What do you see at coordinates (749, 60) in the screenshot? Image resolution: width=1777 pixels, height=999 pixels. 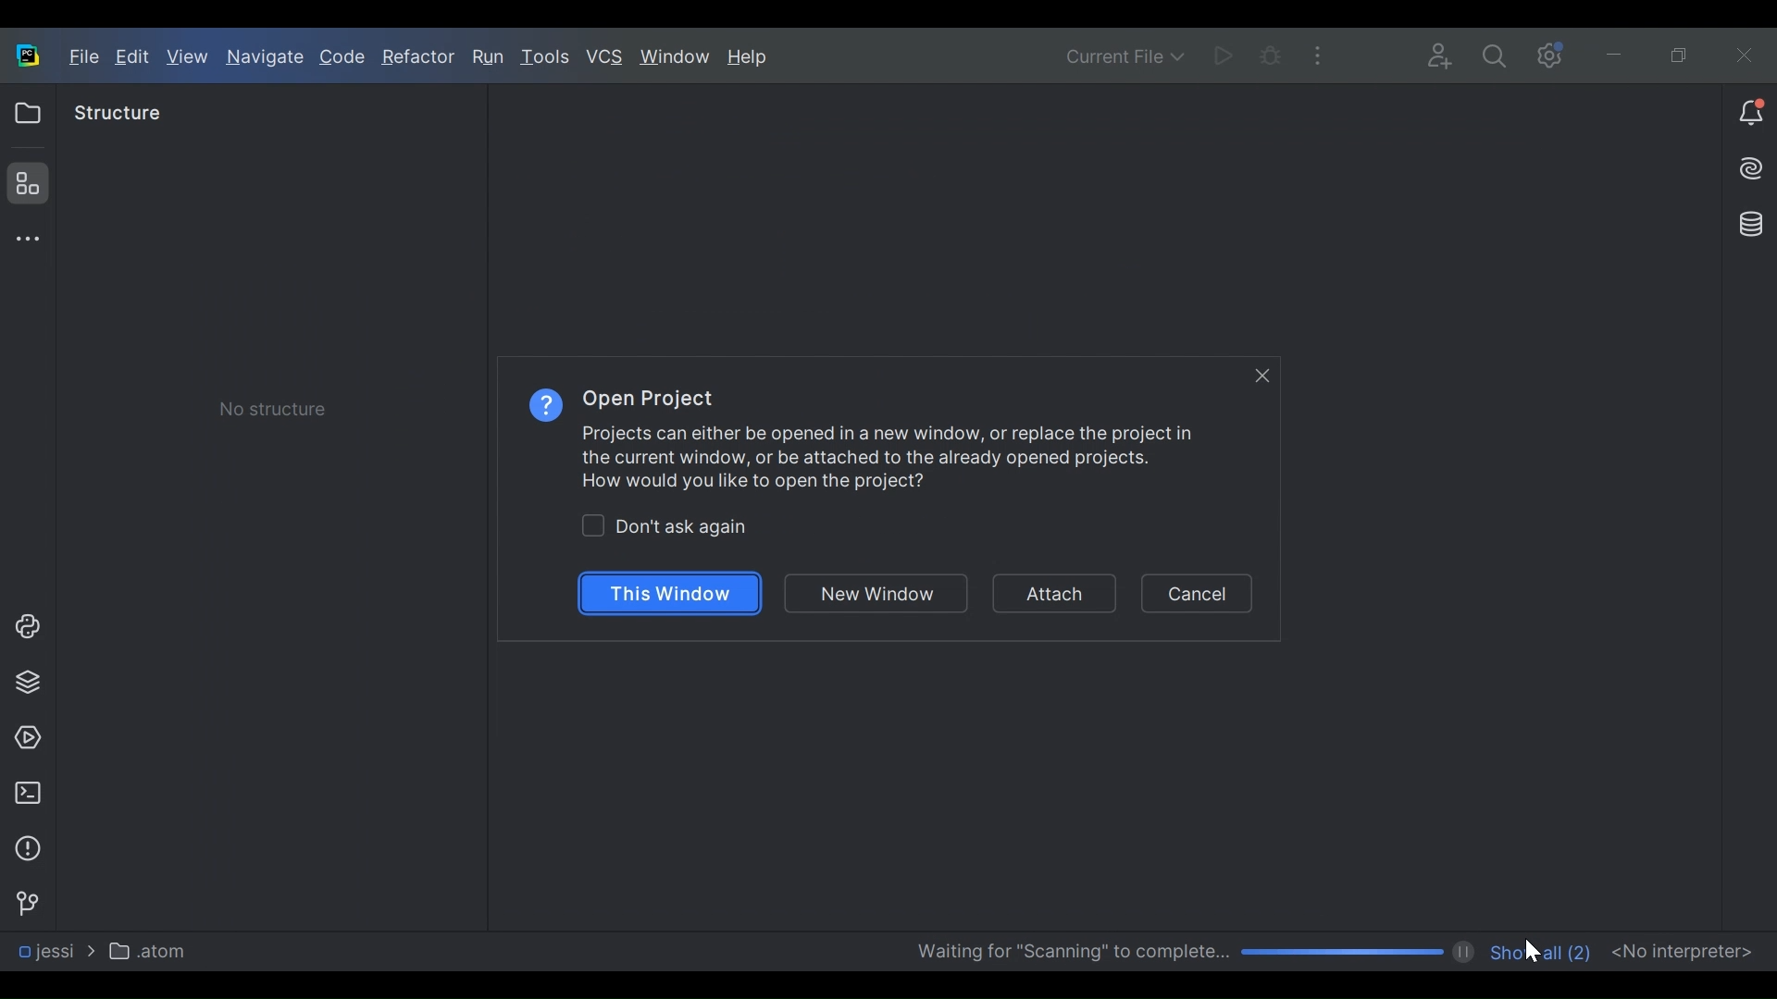 I see `Help` at bounding box center [749, 60].